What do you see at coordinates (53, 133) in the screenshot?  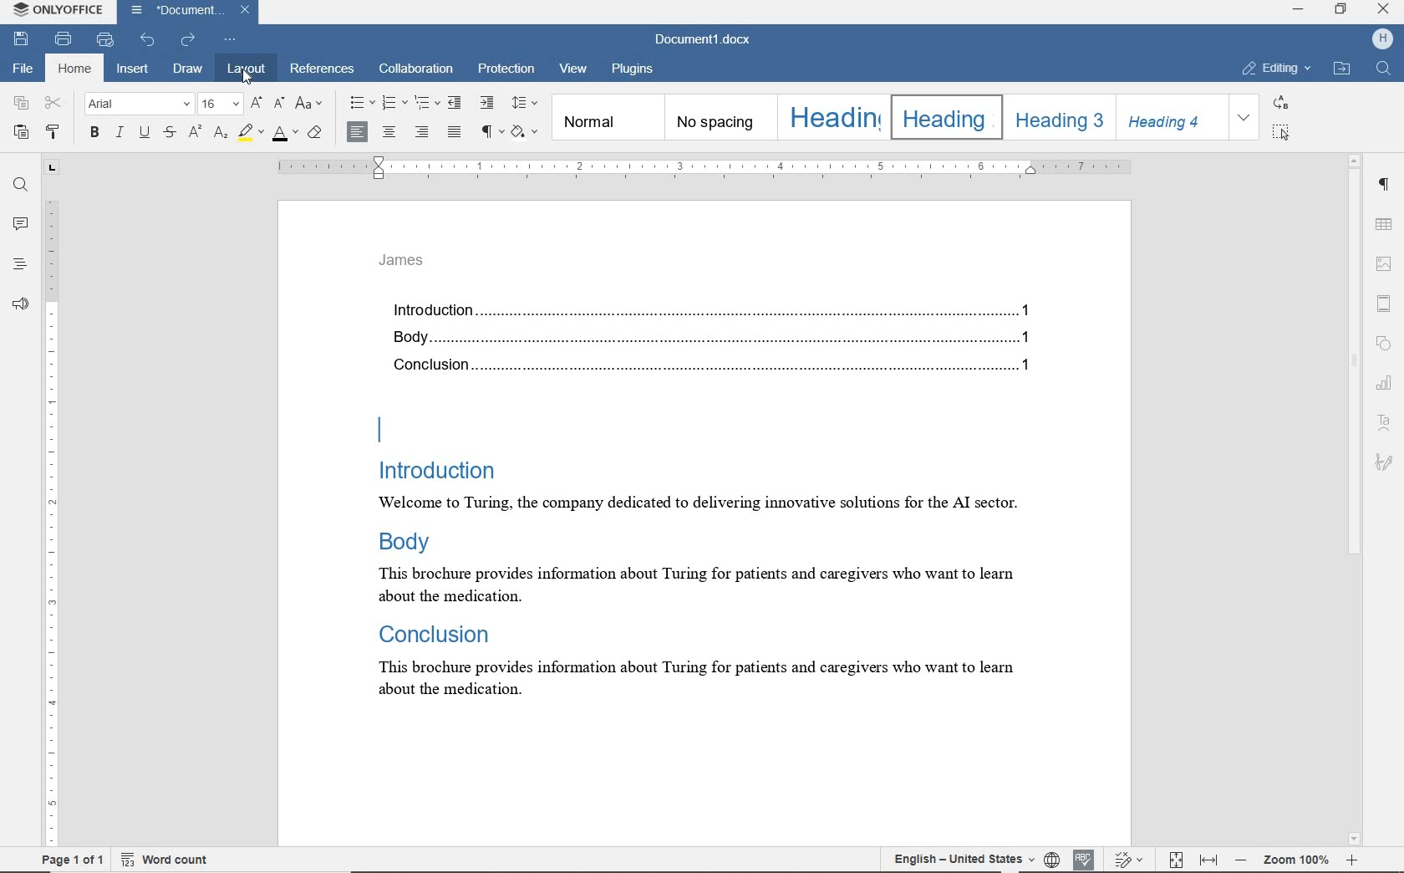 I see `copy style` at bounding box center [53, 133].